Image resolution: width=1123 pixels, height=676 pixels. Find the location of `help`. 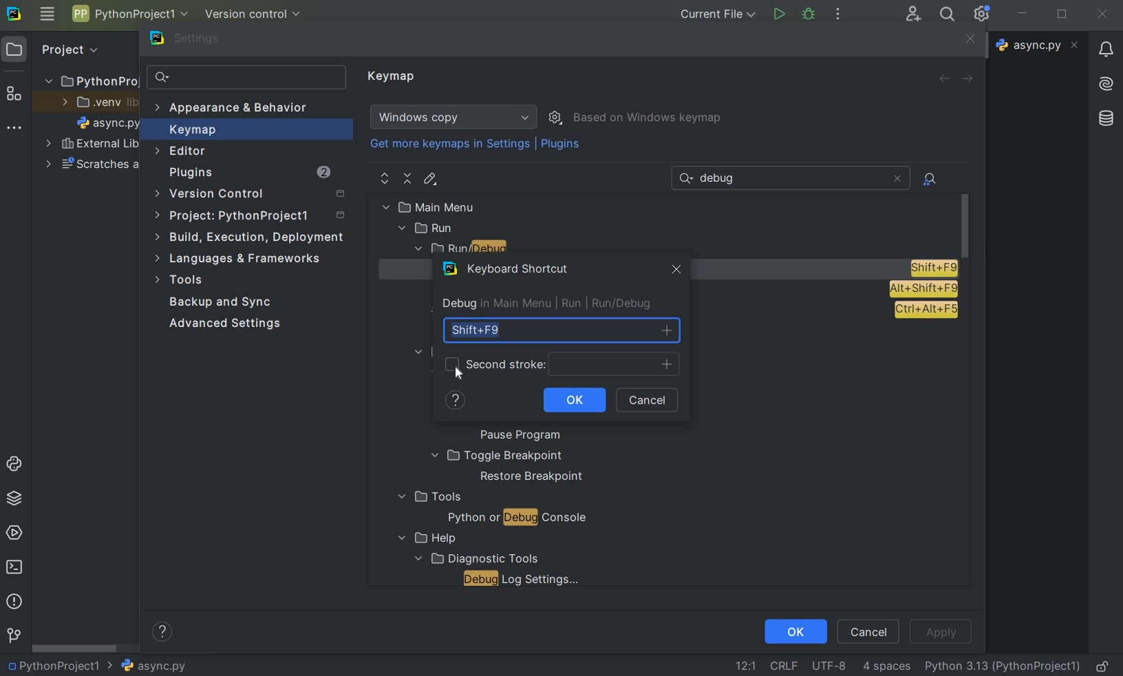

help is located at coordinates (457, 403).